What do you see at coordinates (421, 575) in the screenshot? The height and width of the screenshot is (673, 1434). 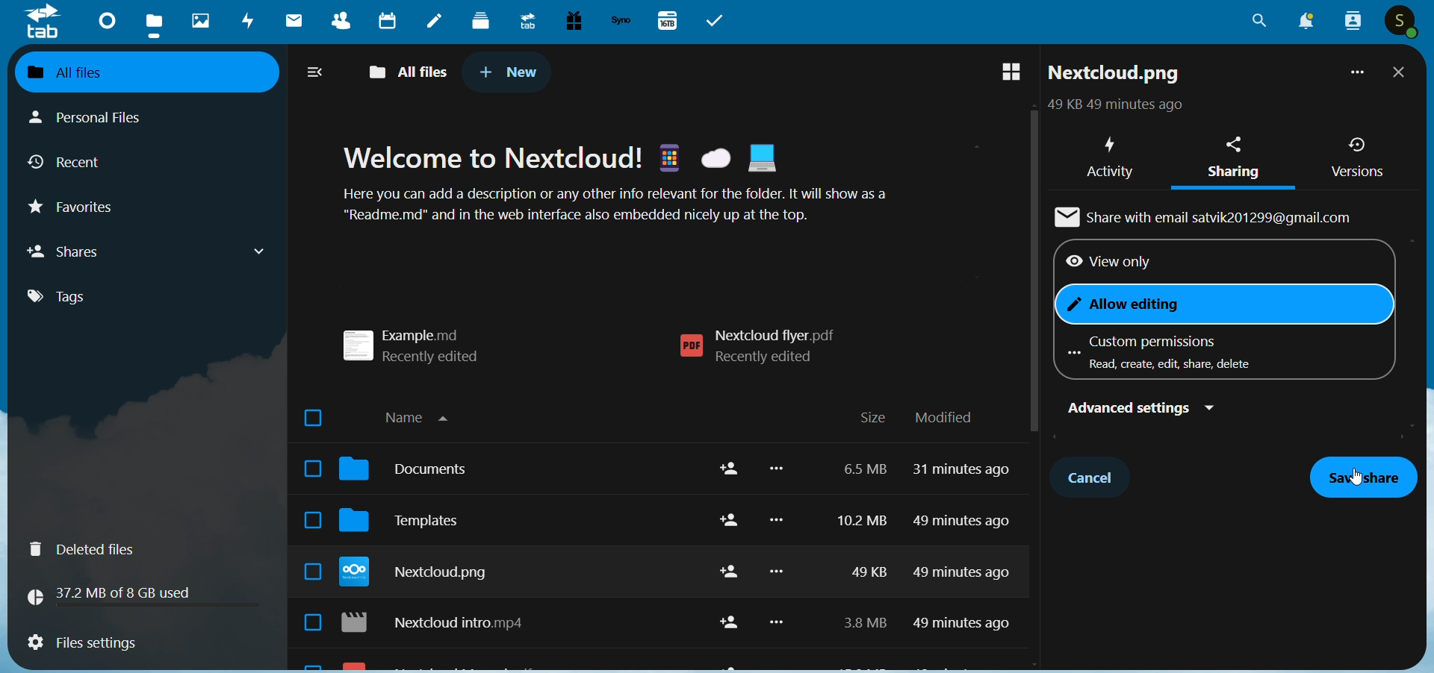 I see `nextcloud png` at bounding box center [421, 575].